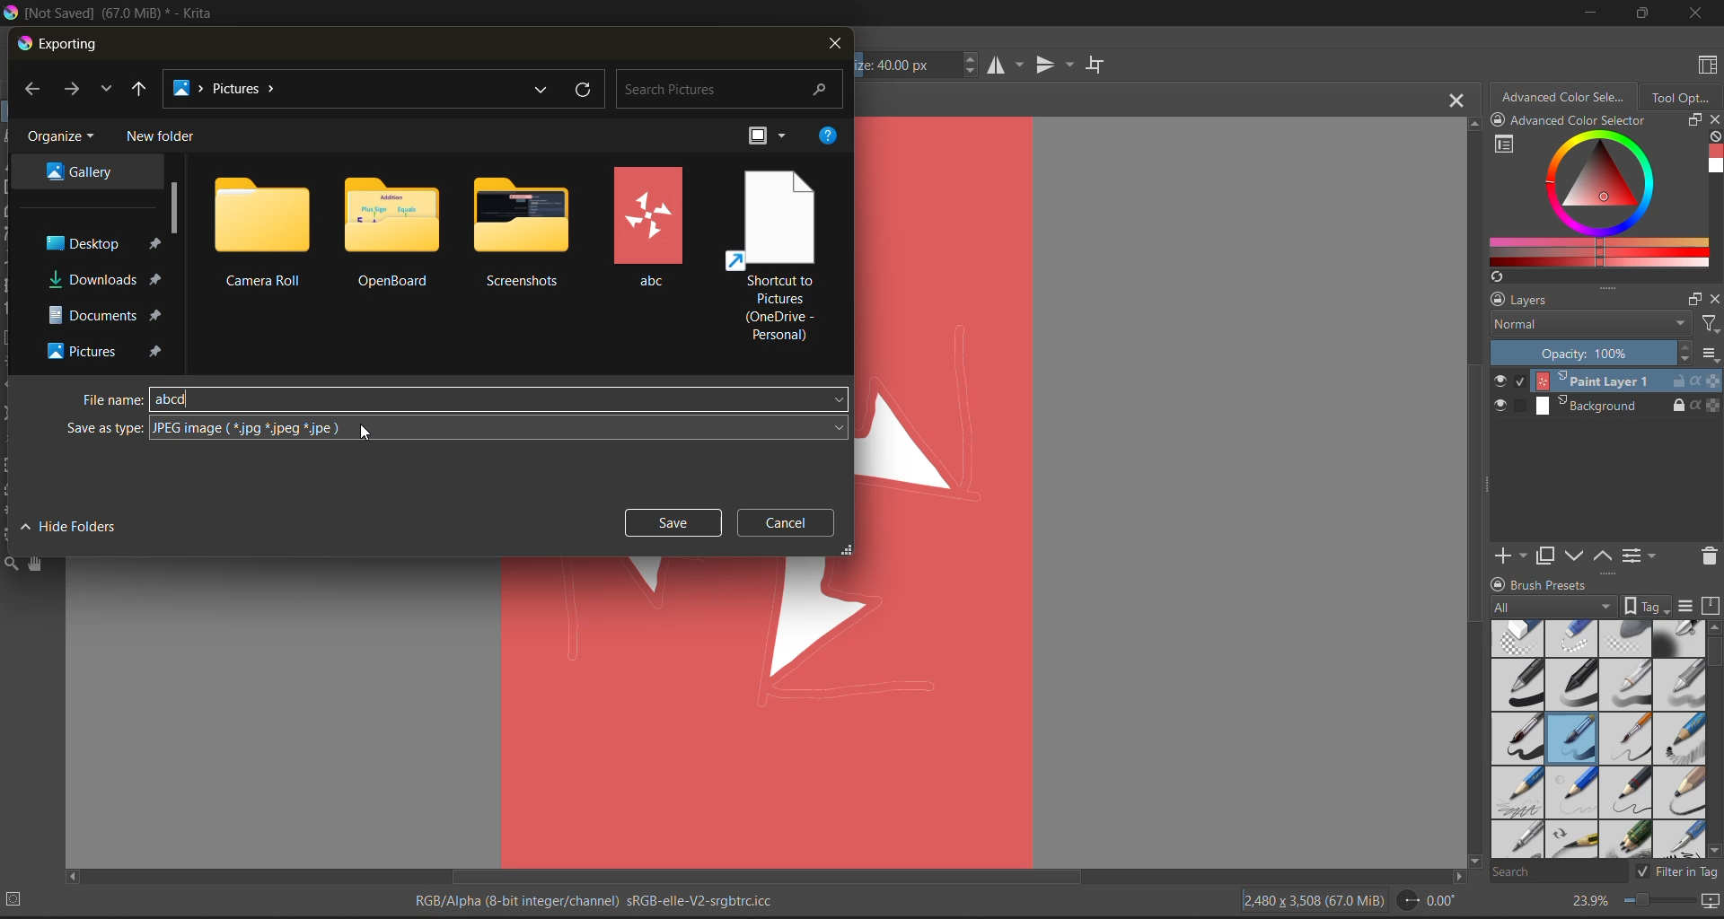 This screenshot has height=919, width=1724. What do you see at coordinates (1602, 121) in the screenshot?
I see `Advanced color selector` at bounding box center [1602, 121].